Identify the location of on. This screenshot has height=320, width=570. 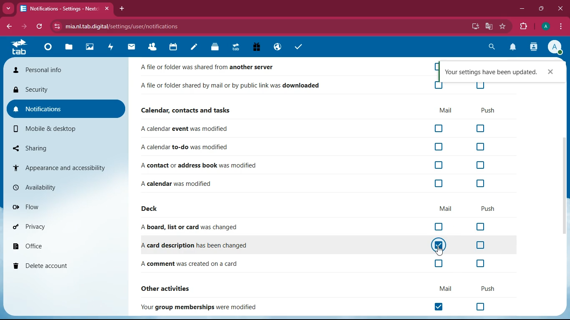
(440, 245).